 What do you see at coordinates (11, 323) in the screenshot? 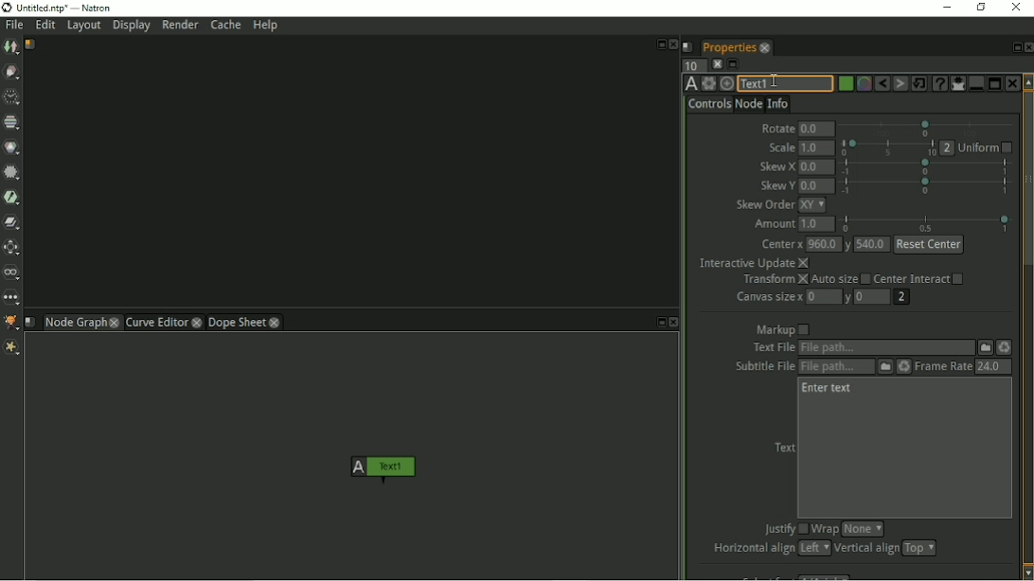
I see `GMIC` at bounding box center [11, 323].